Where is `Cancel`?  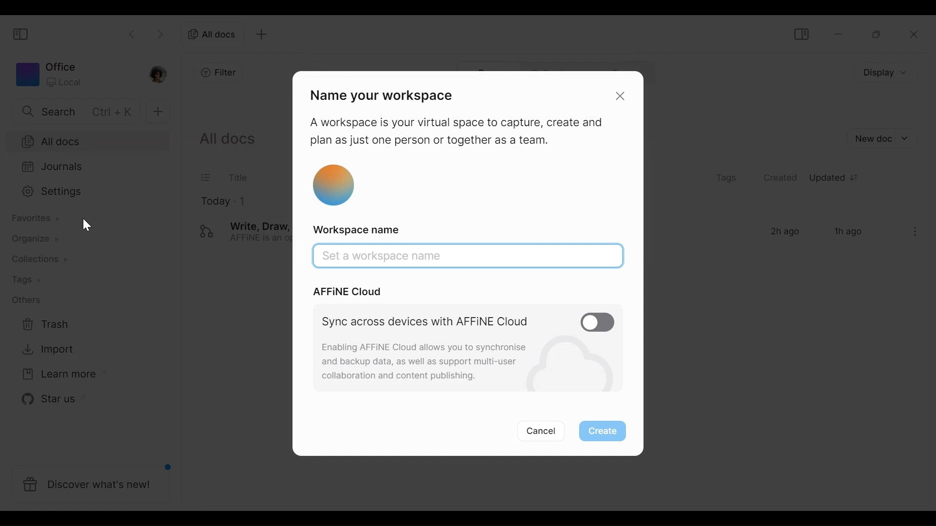
Cancel is located at coordinates (541, 430).